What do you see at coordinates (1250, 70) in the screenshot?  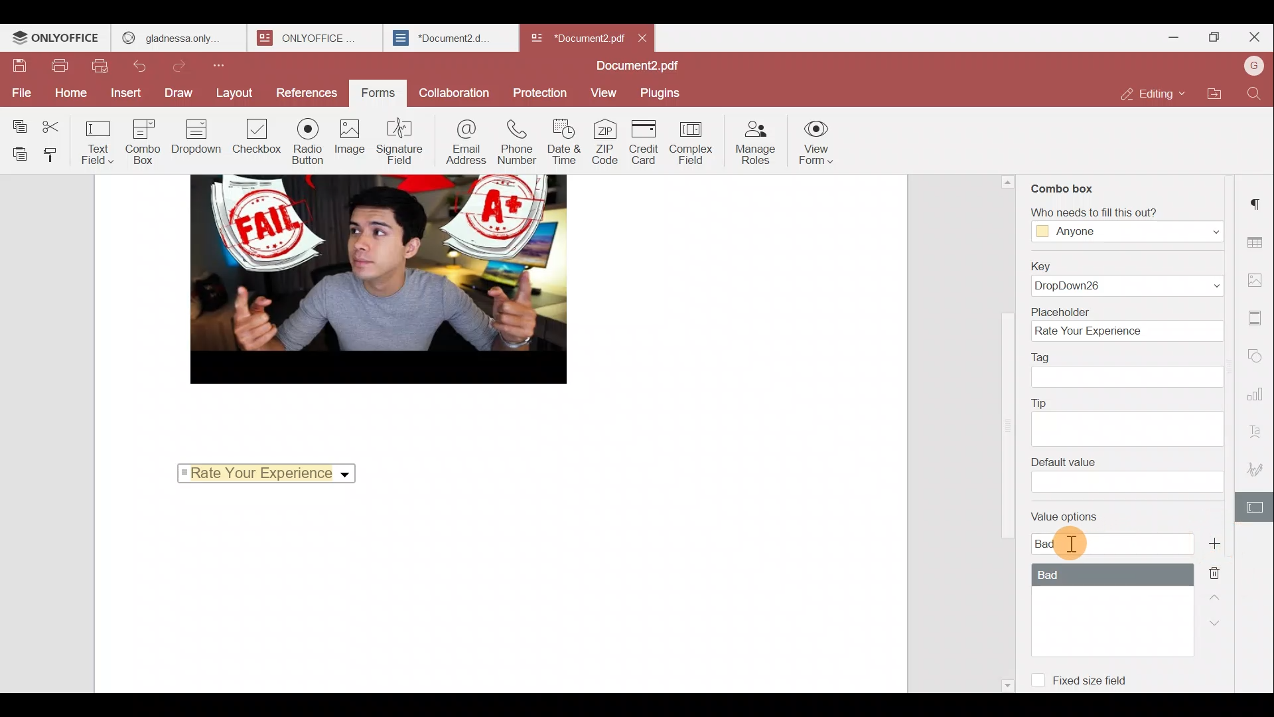 I see `Account name` at bounding box center [1250, 70].